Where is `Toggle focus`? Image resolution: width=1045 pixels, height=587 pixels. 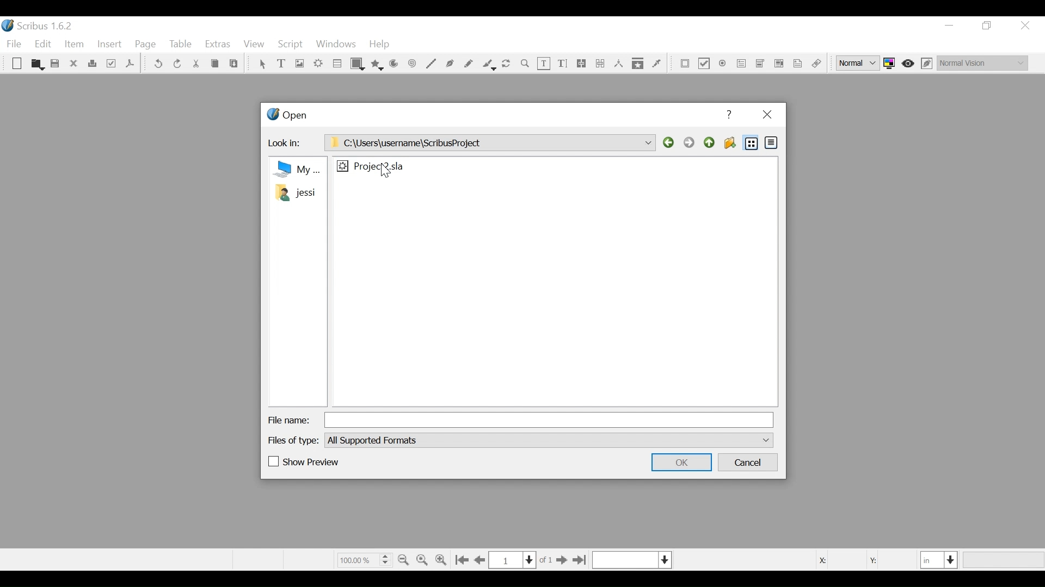
Toggle focus is located at coordinates (909, 63).